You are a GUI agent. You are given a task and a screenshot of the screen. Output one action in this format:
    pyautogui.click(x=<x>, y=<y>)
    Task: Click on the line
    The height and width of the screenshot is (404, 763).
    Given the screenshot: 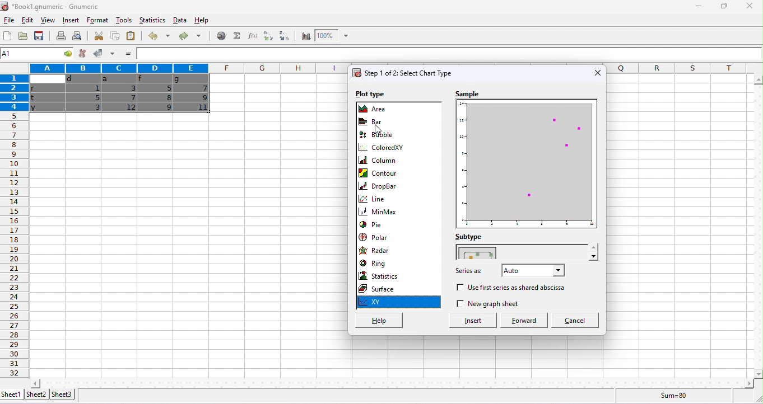 What is the action you would take?
    pyautogui.click(x=379, y=200)
    